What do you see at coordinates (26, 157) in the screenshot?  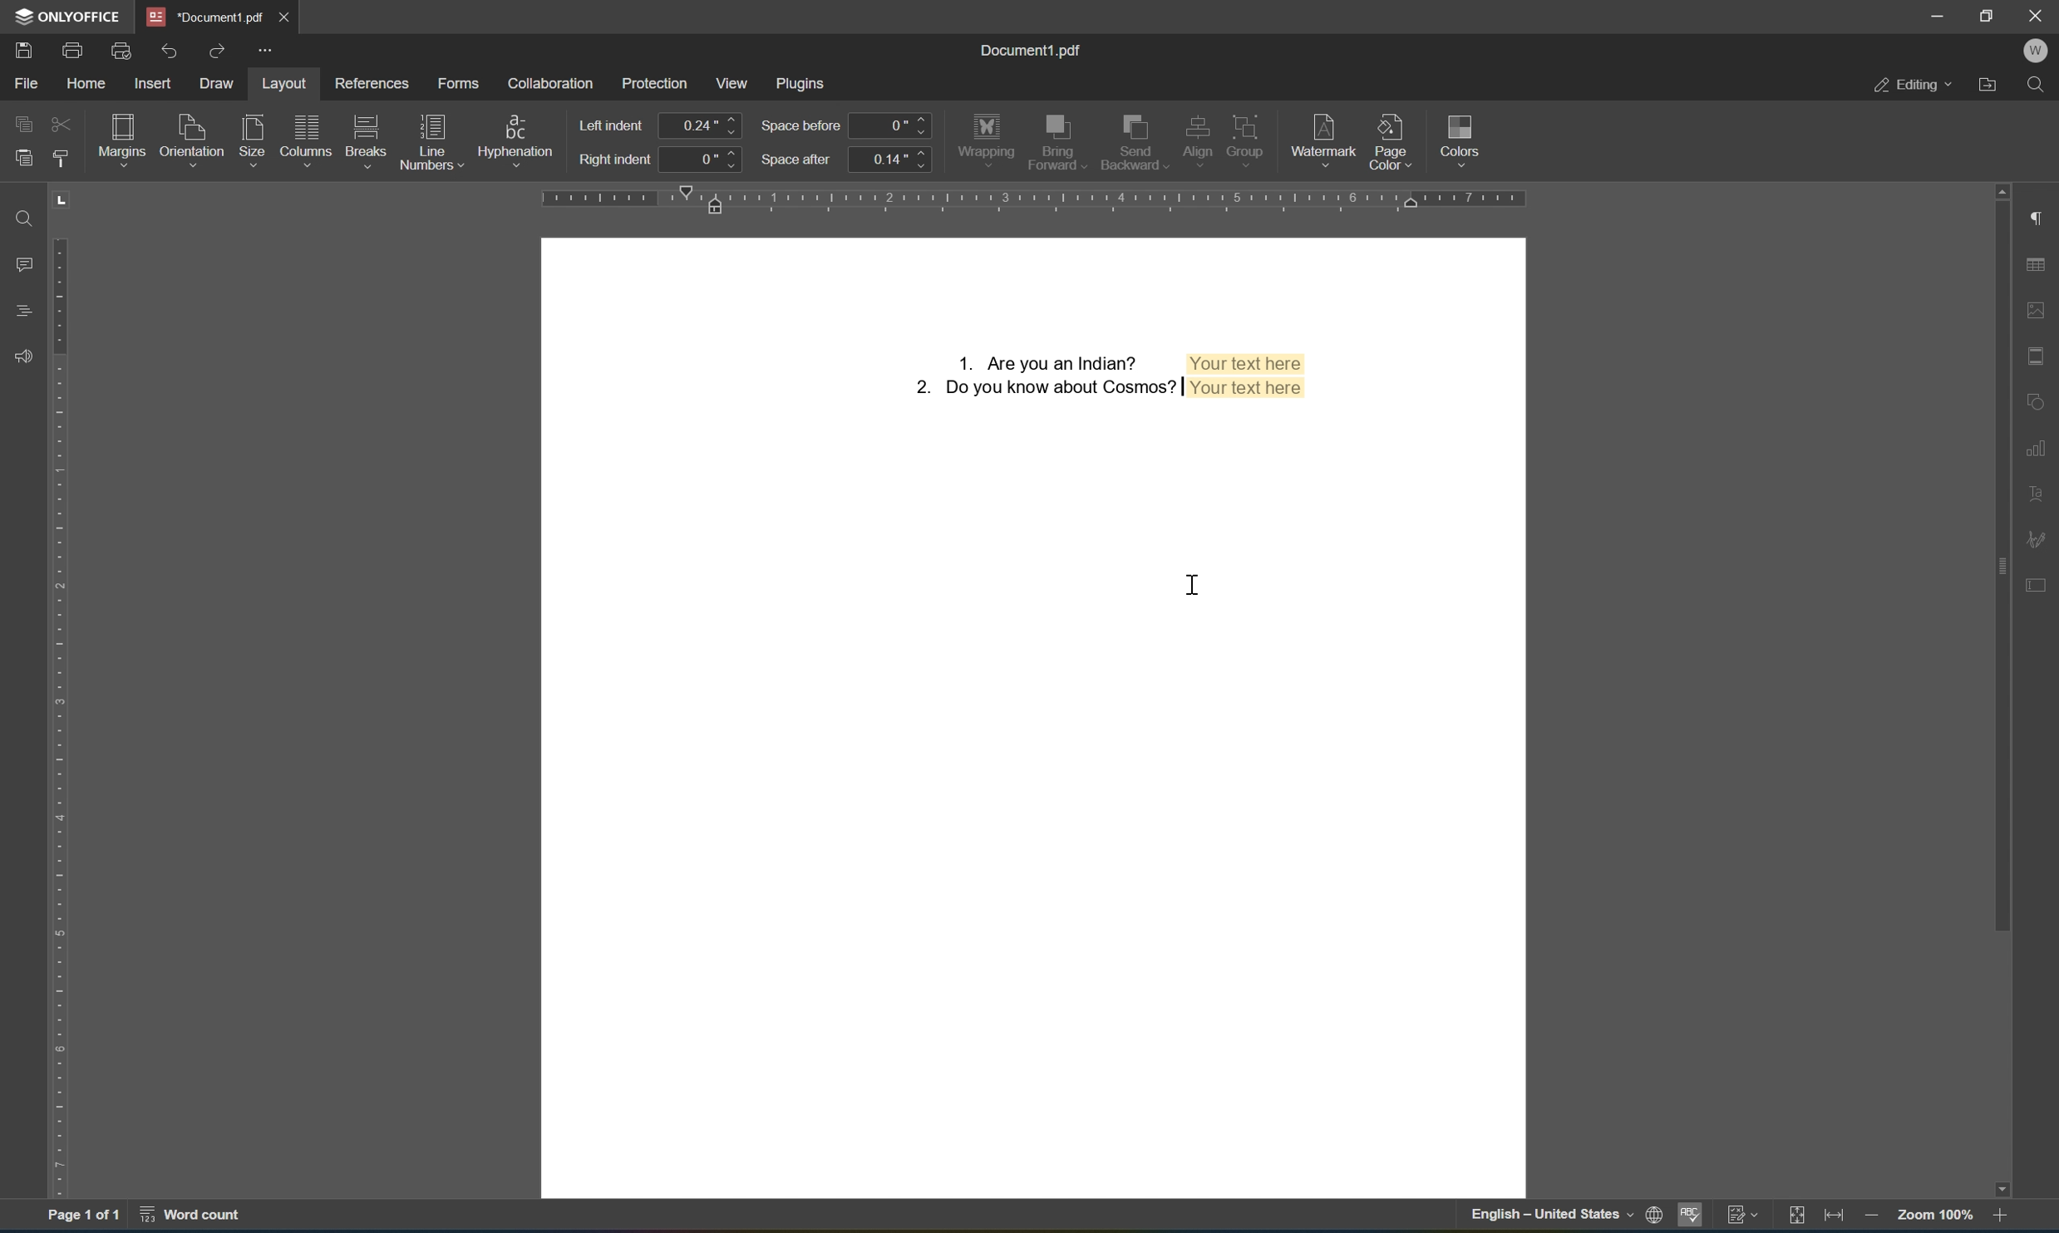 I see `paste` at bounding box center [26, 157].